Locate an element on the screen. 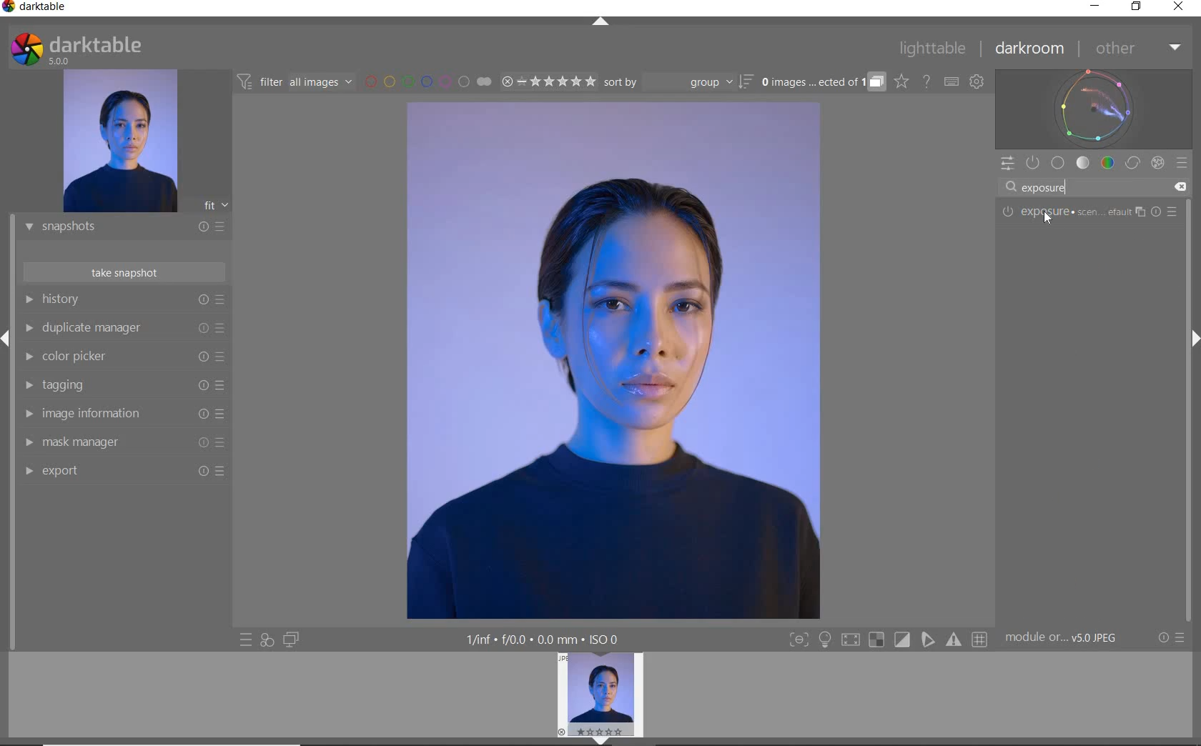  IMAGE INFORMATION is located at coordinates (119, 417).